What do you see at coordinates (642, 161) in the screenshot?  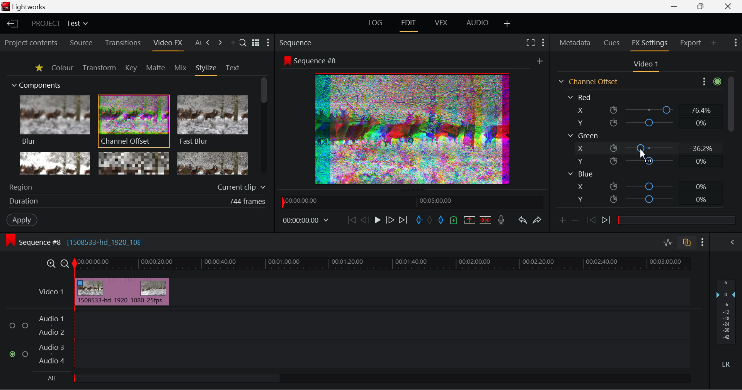 I see `Green Y` at bounding box center [642, 161].